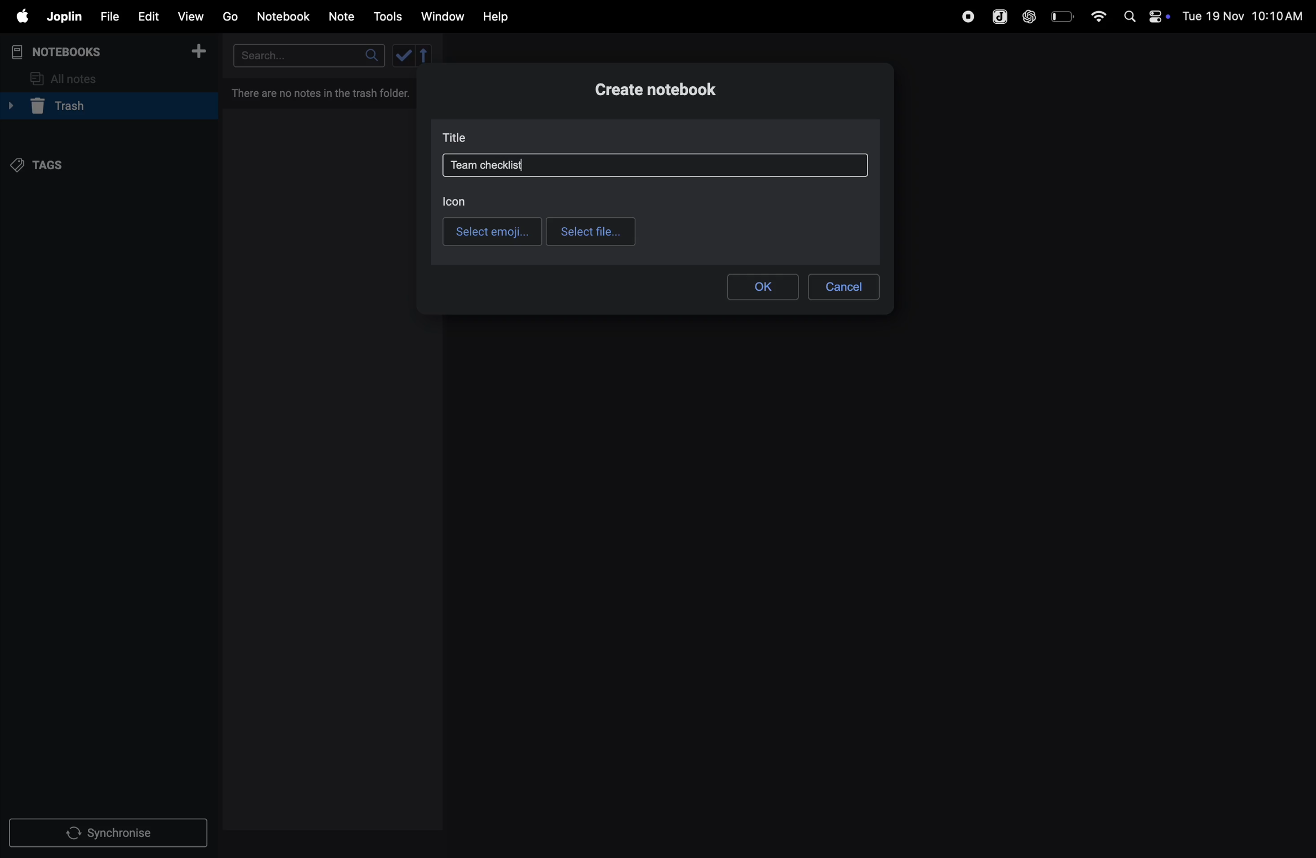  Describe the element at coordinates (490, 231) in the screenshot. I see `select emoji` at that location.